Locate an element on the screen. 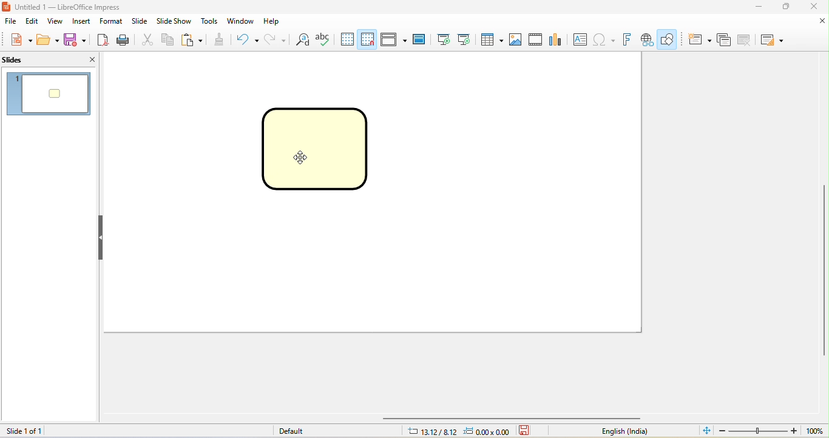 The image size is (829, 438). print is located at coordinates (124, 39).